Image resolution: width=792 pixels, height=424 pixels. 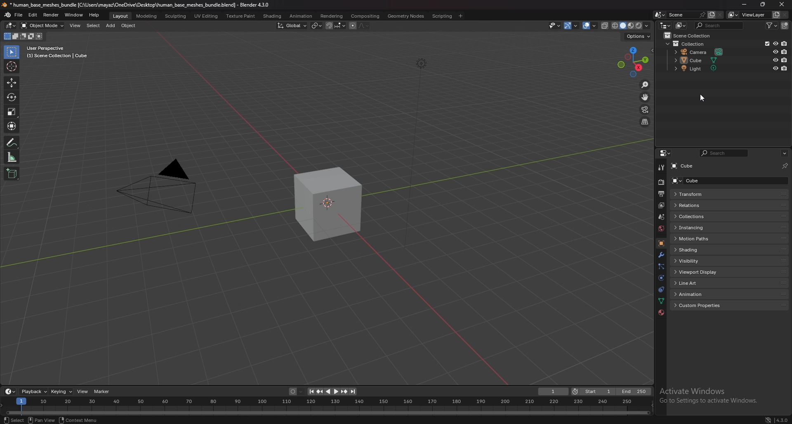 What do you see at coordinates (701, 51) in the screenshot?
I see `camera` at bounding box center [701, 51].